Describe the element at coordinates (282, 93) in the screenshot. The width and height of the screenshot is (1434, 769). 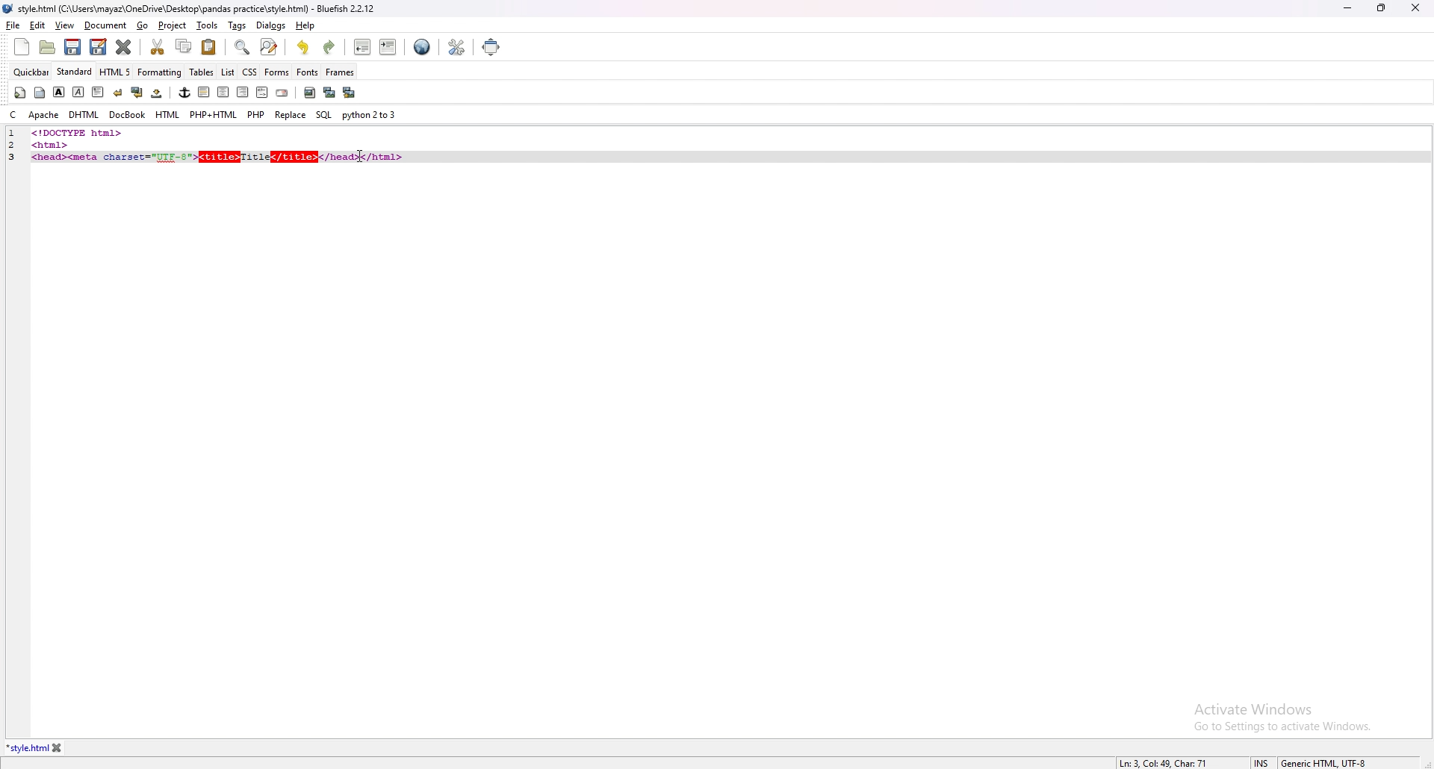
I see `email` at that location.